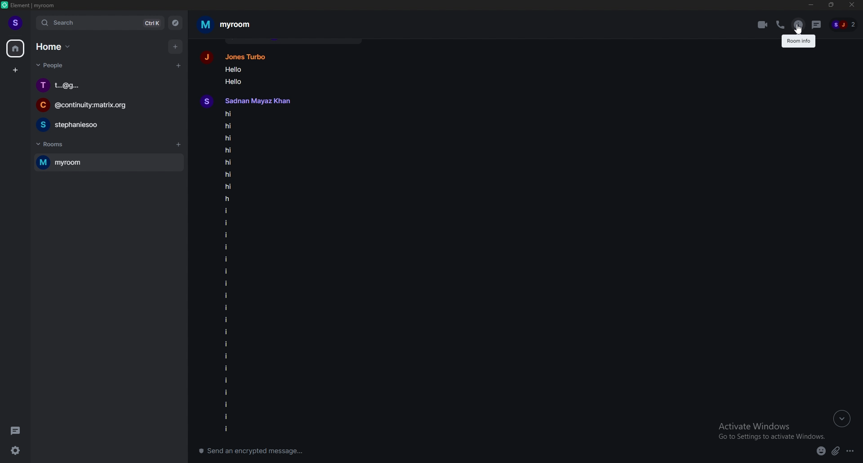 The image size is (863, 463). I want to click on resize, so click(832, 4).